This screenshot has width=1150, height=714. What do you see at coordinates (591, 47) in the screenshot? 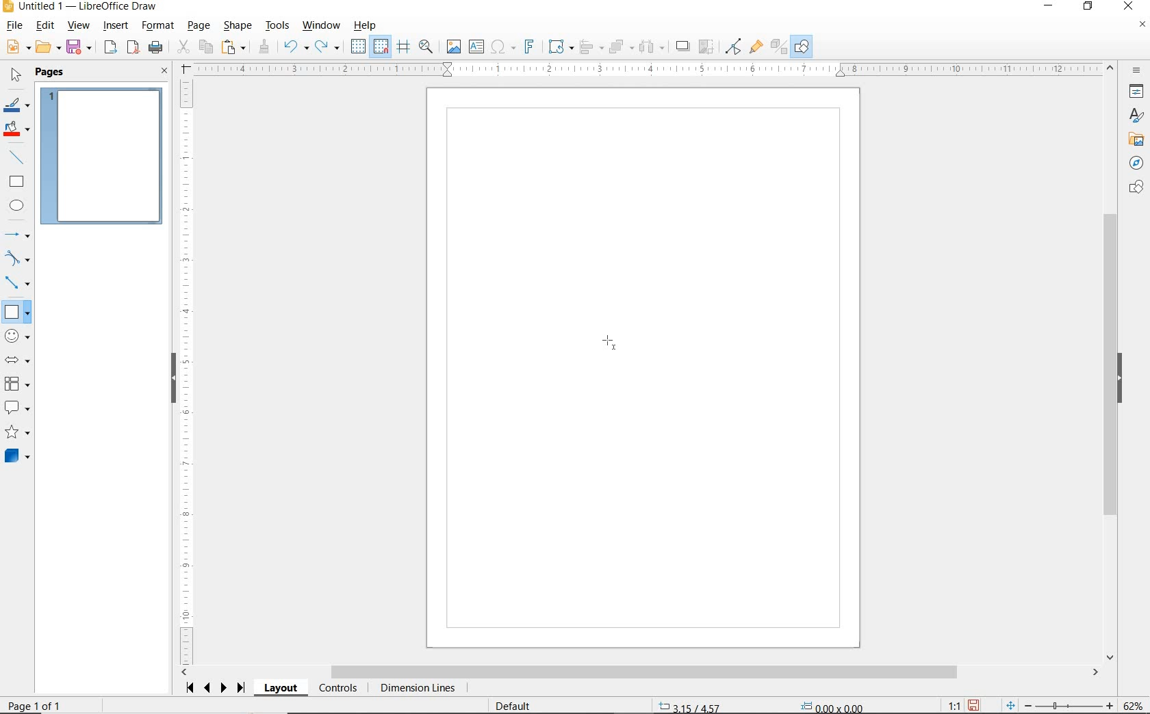
I see `ALIGN OBJECTS` at bounding box center [591, 47].